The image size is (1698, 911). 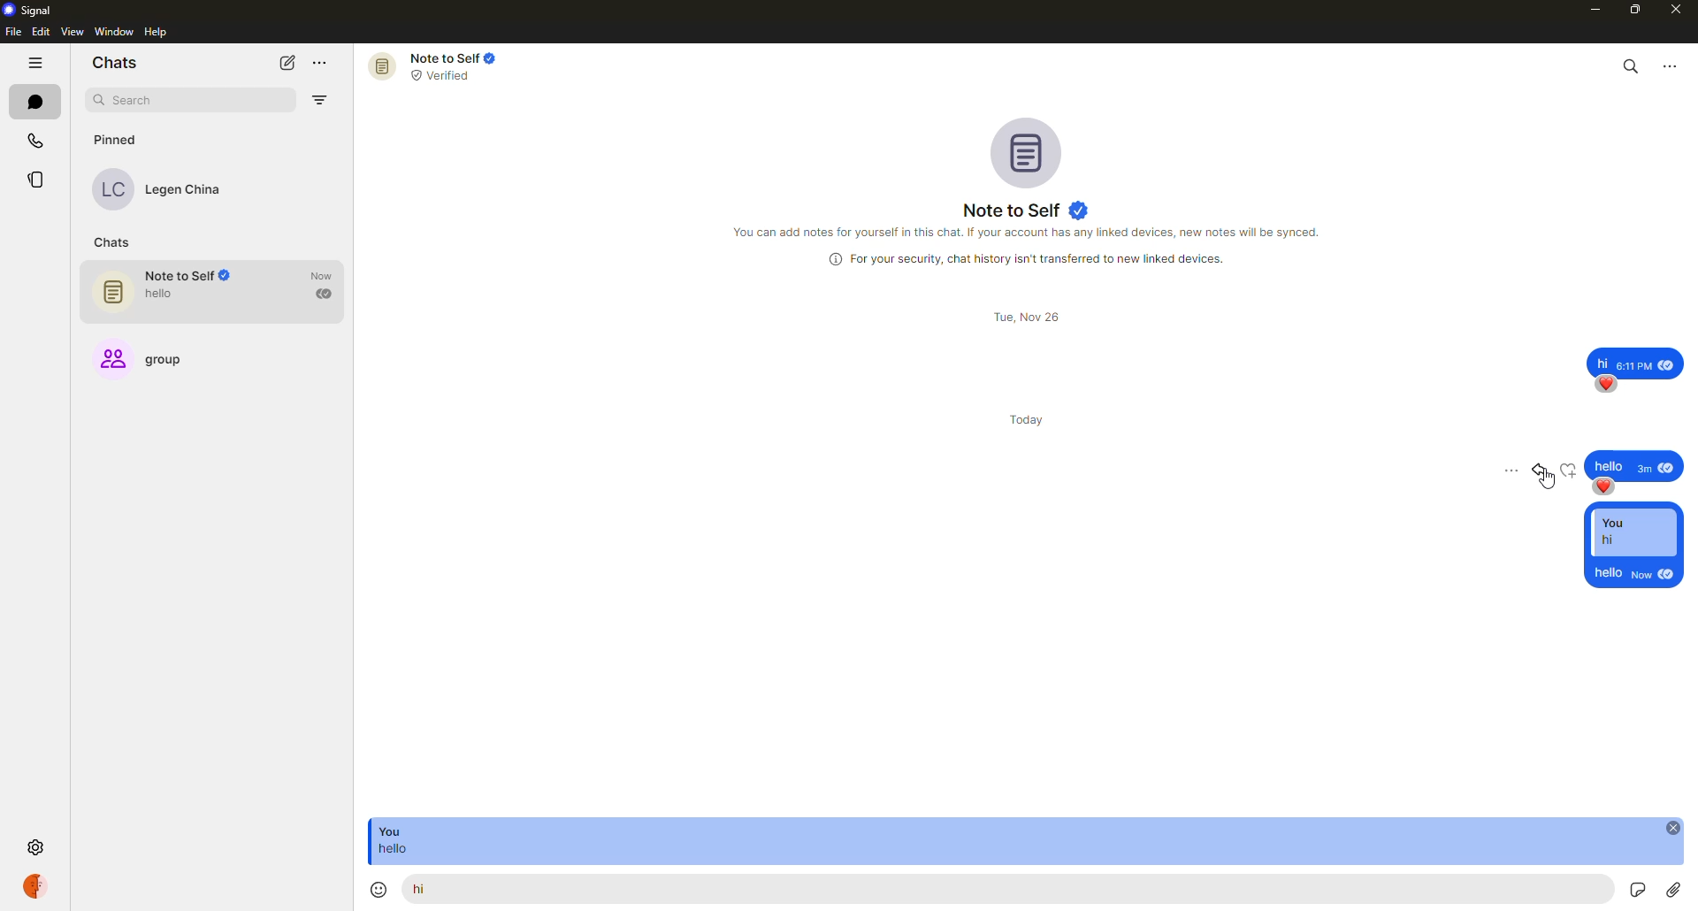 I want to click on message reply, so click(x=493, y=838).